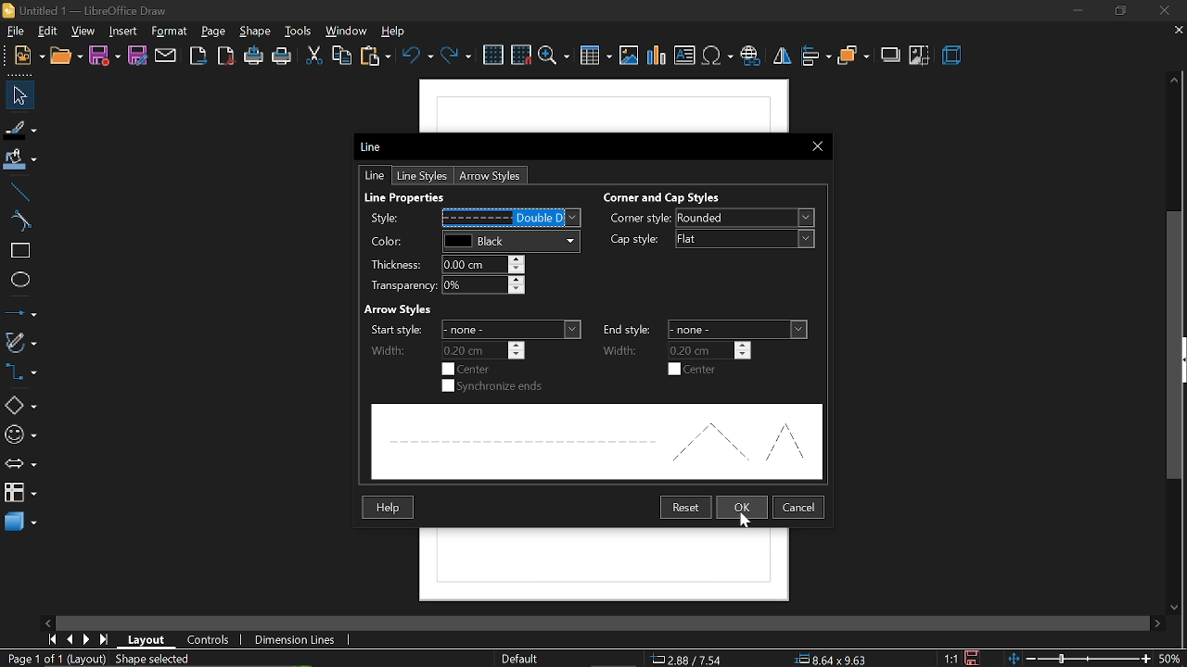 The width and height of the screenshot is (1187, 667). I want to click on restart, so click(684, 507).